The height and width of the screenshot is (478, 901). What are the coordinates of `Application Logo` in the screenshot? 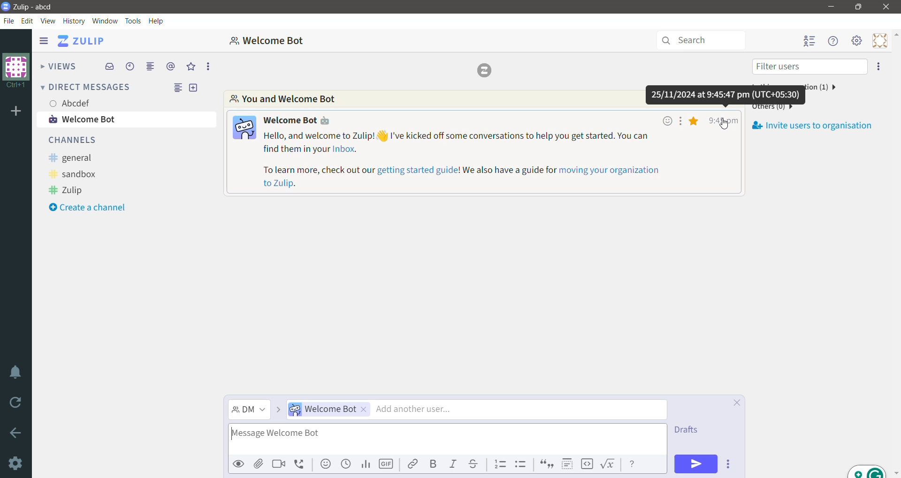 It's located at (6, 7).